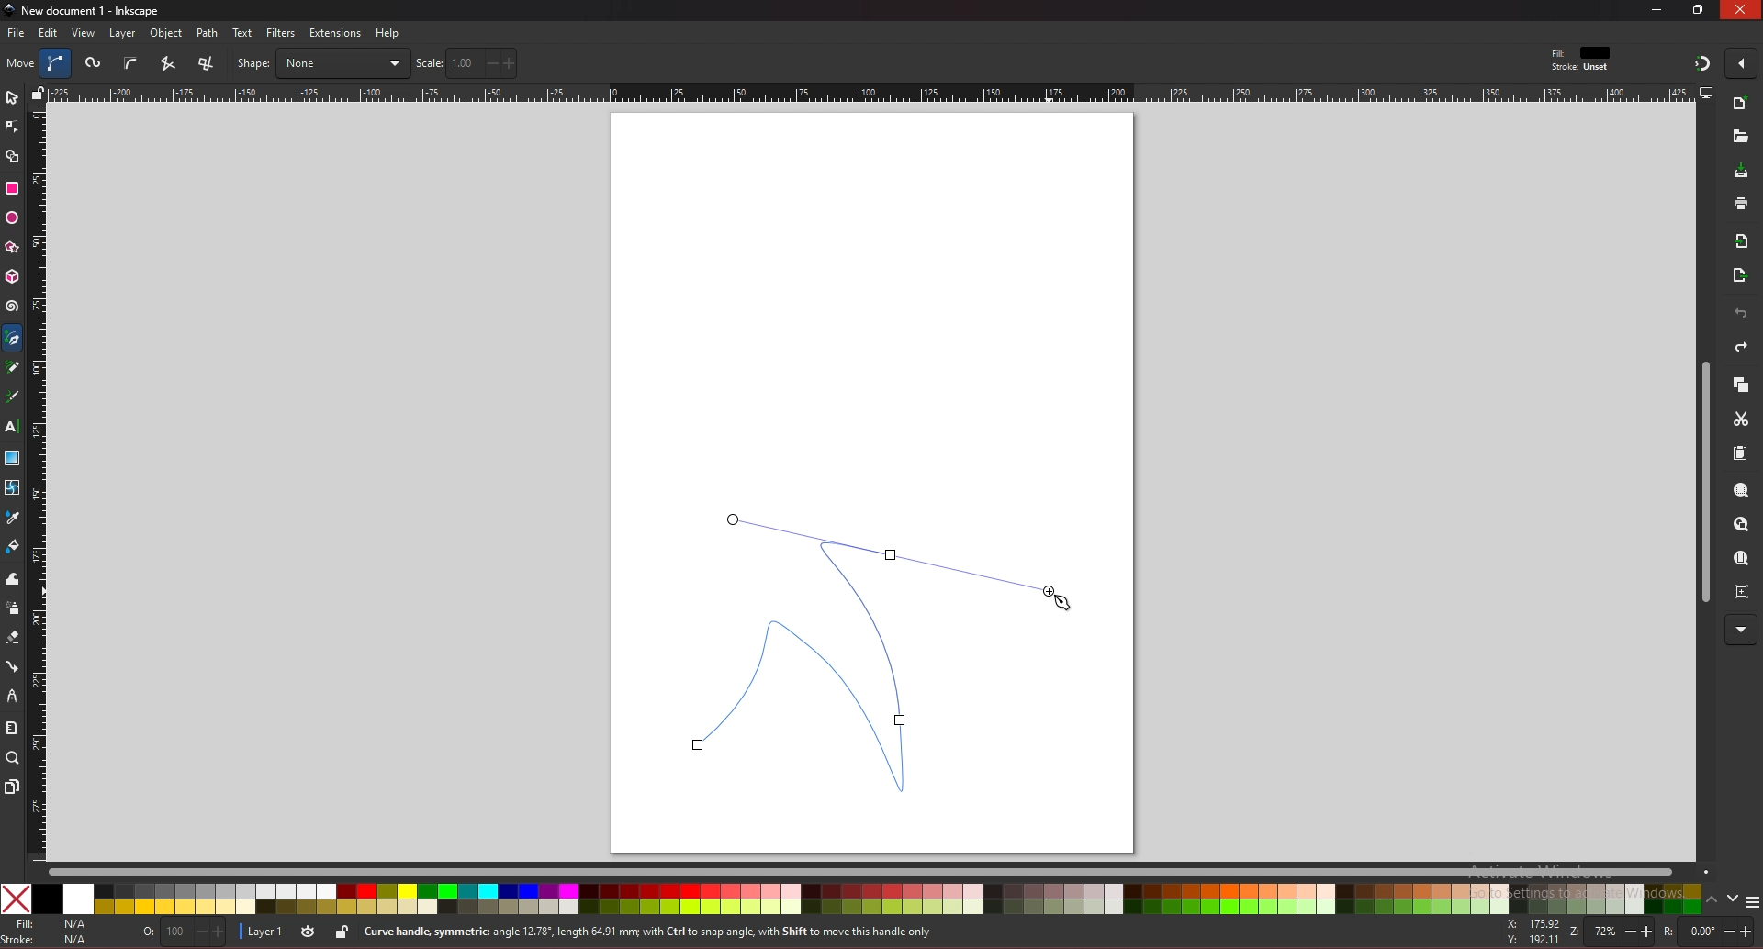 The width and height of the screenshot is (1763, 949). What do you see at coordinates (1746, 241) in the screenshot?
I see `import` at bounding box center [1746, 241].